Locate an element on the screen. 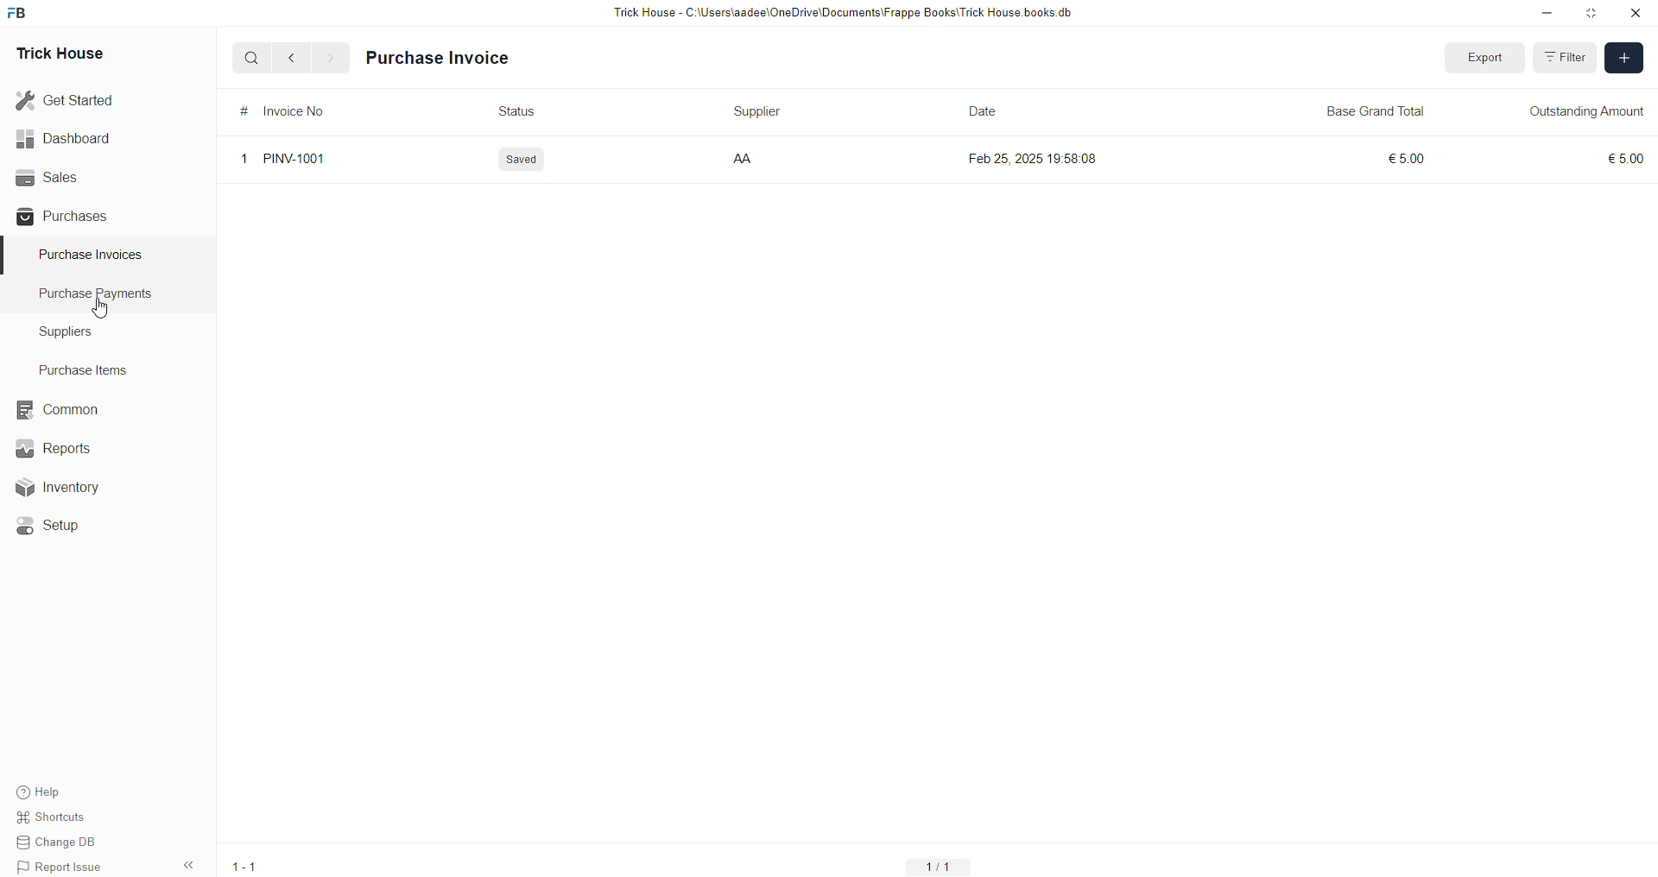 This screenshot has width=1658, height=877. Purchase PaymenTS is located at coordinates (92, 293).